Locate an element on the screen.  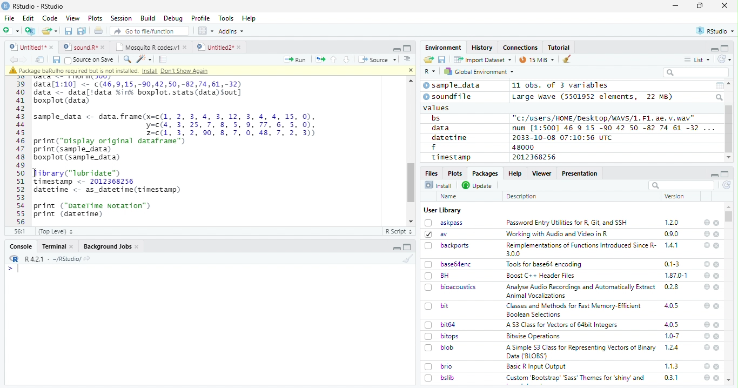
0.1-3 is located at coordinates (674, 264).